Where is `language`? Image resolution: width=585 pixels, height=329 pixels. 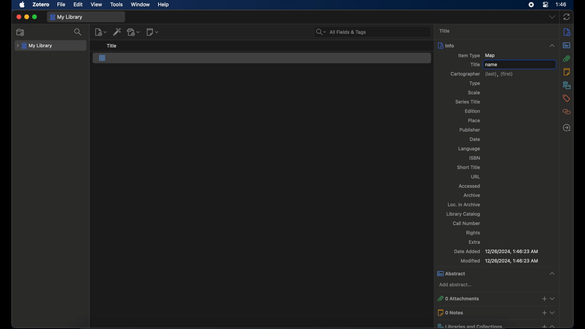
language is located at coordinates (470, 149).